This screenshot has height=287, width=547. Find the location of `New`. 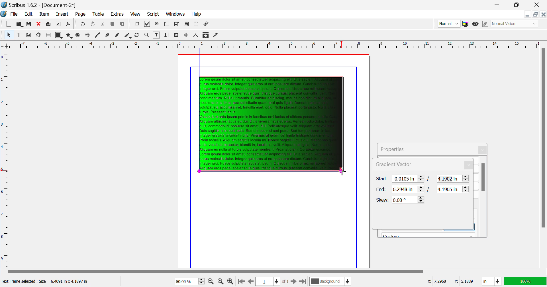

New is located at coordinates (9, 24).